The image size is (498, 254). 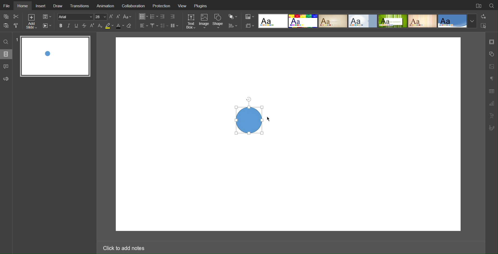 I want to click on Search, so click(x=492, y=5).